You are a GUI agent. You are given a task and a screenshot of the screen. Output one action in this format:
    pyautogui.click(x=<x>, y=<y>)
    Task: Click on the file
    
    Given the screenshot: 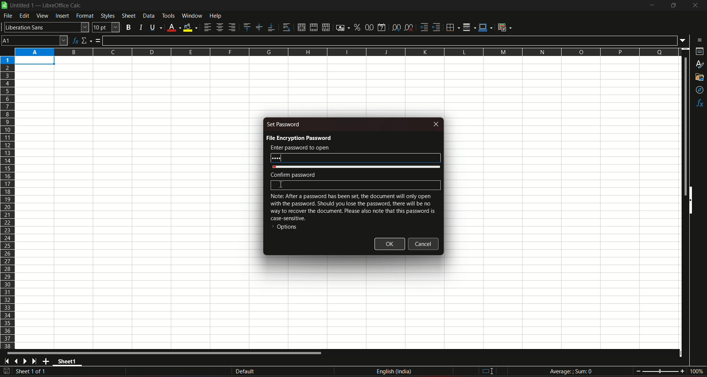 What is the action you would take?
    pyautogui.click(x=8, y=17)
    